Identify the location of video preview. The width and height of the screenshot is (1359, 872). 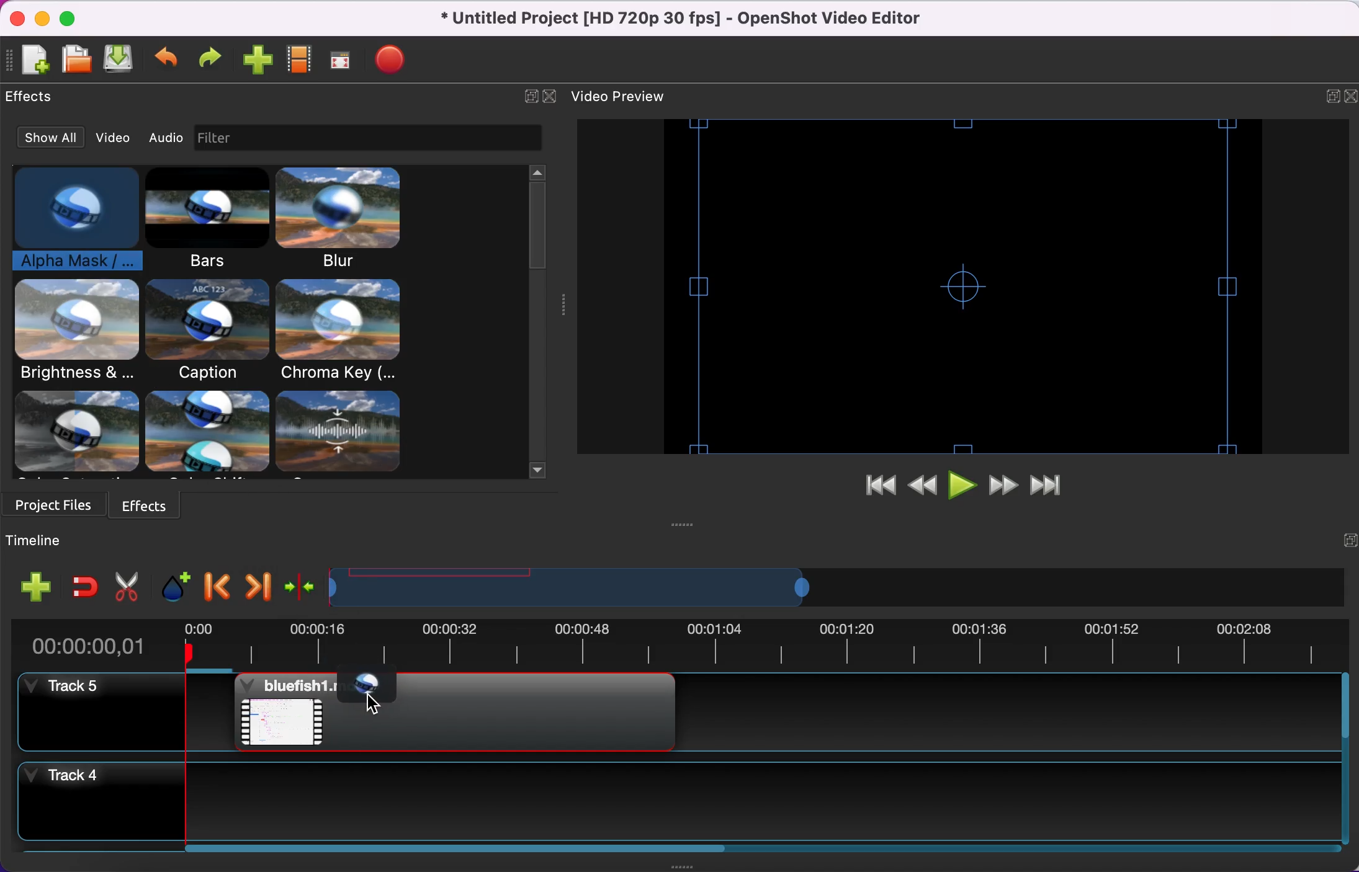
(628, 97).